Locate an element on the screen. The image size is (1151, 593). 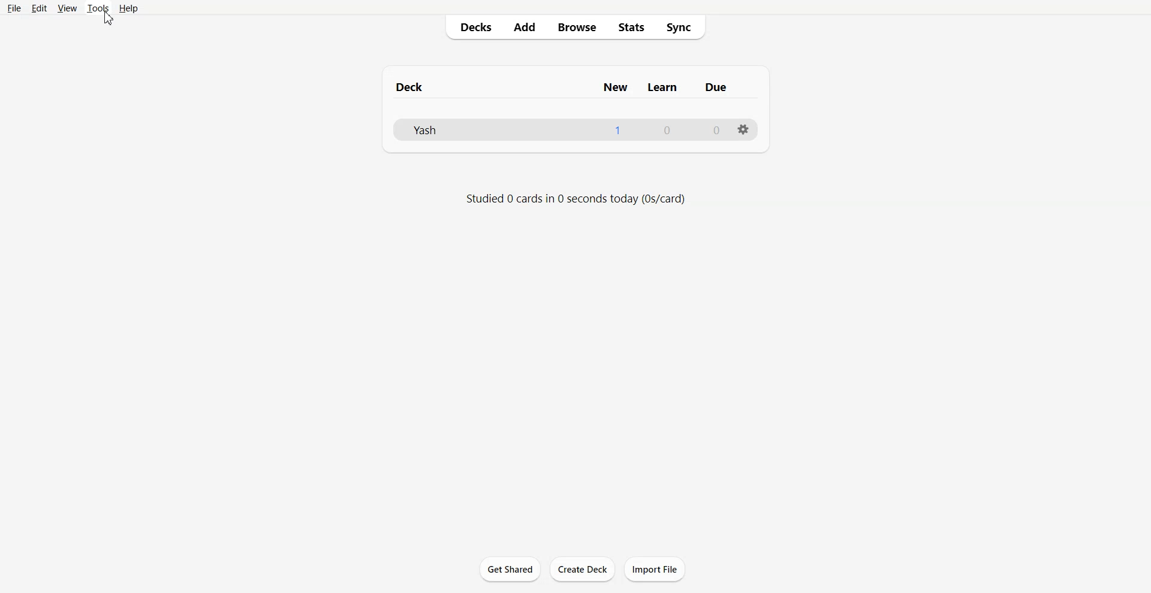
Get Shared is located at coordinates (510, 569).